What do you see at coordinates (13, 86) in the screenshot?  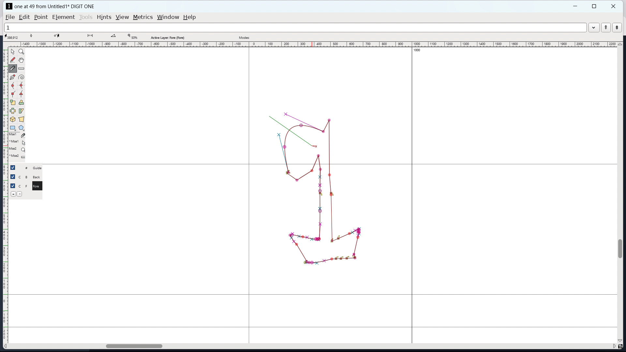 I see `add a curve point` at bounding box center [13, 86].